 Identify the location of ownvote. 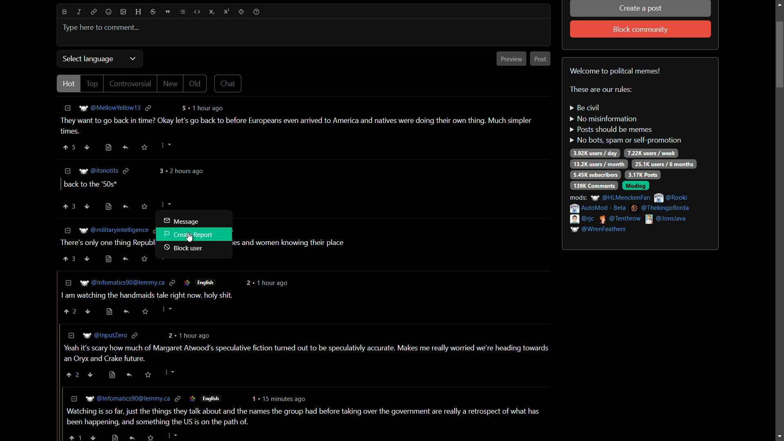
(87, 206).